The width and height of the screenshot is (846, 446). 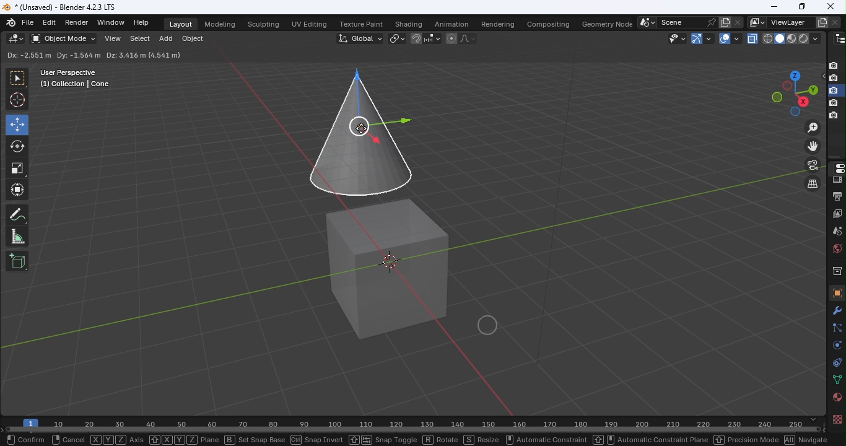 I want to click on Render, so click(x=79, y=22).